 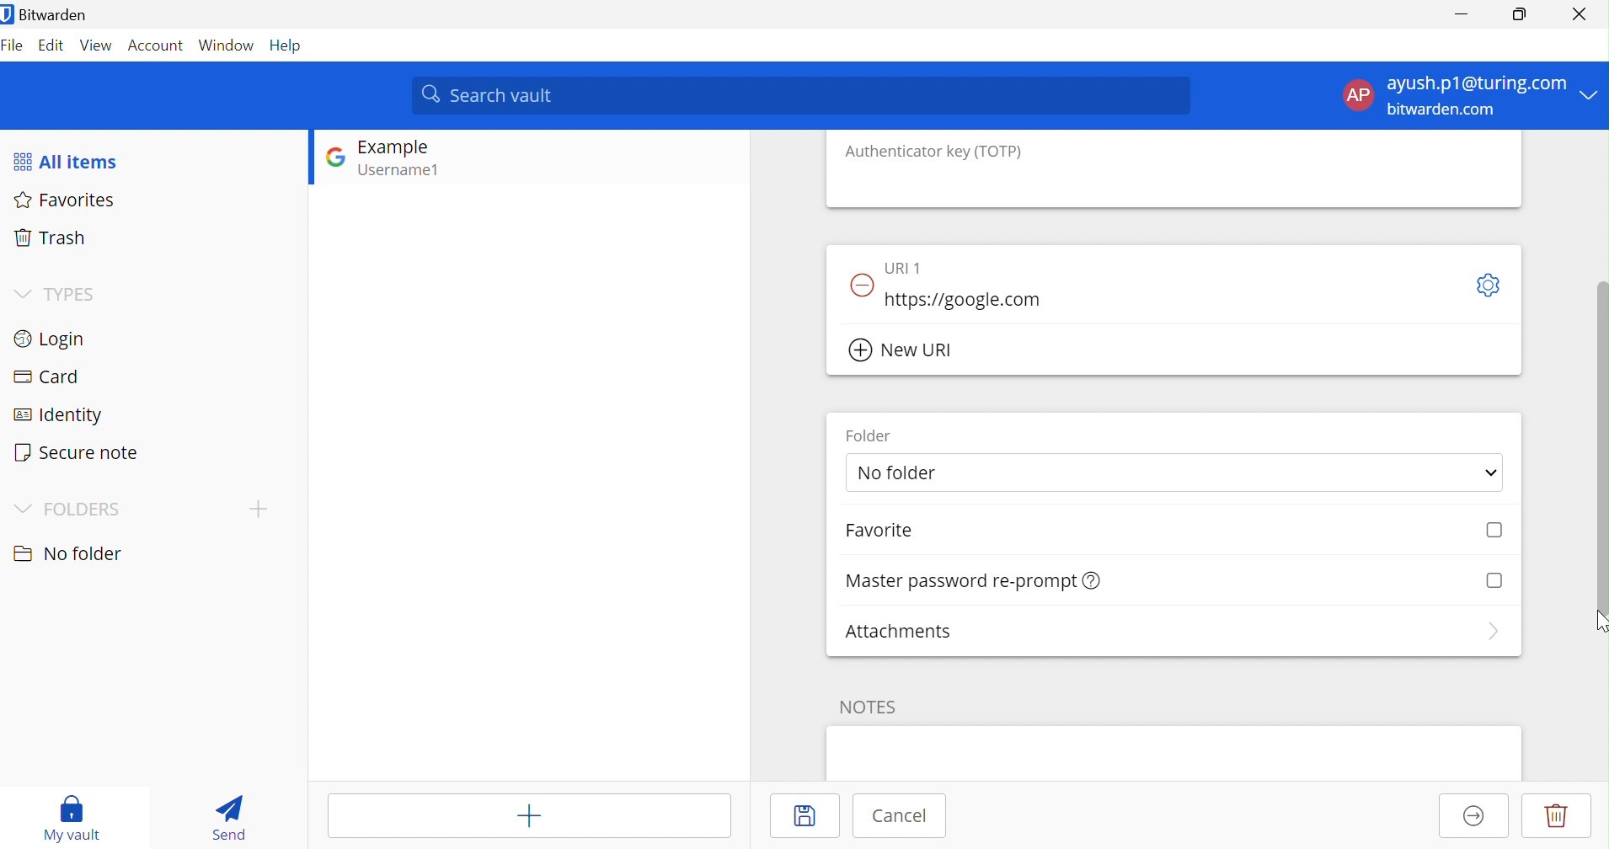 What do you see at coordinates (1490, 285) in the screenshot?
I see `Toggle Options` at bounding box center [1490, 285].